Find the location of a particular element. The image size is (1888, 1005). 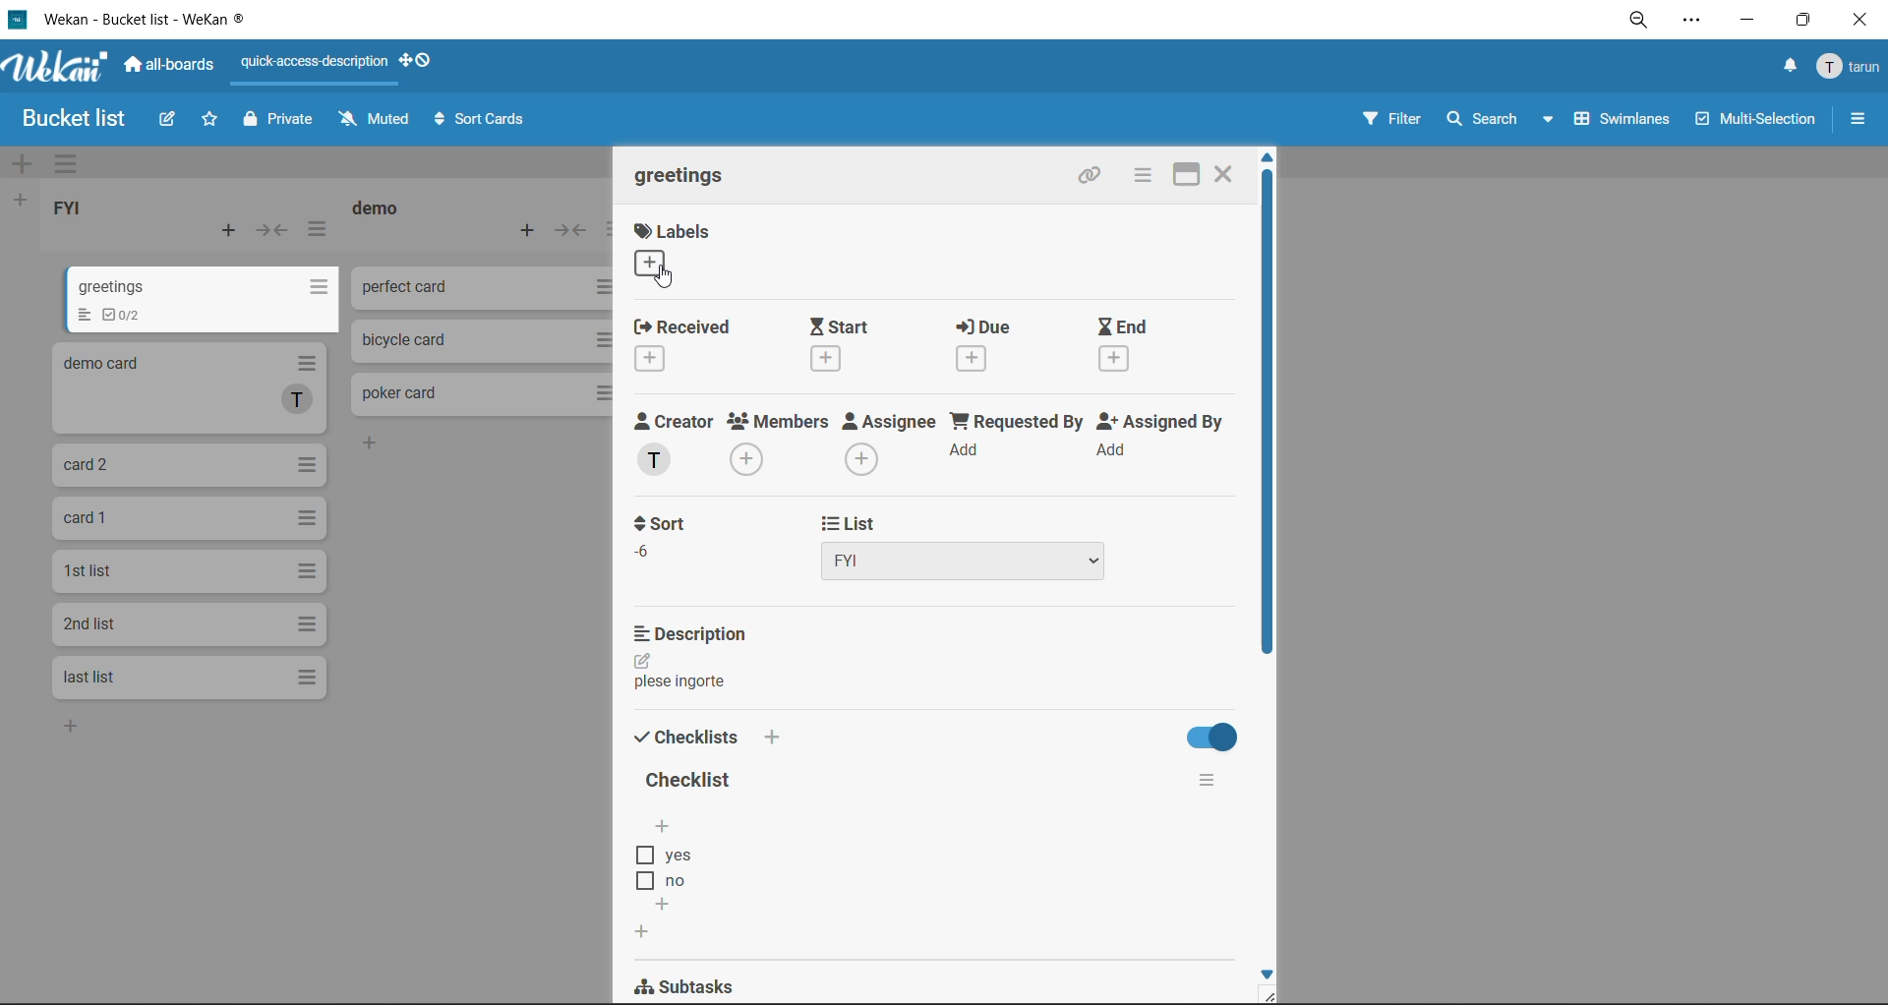

card 5 is located at coordinates (188, 571).